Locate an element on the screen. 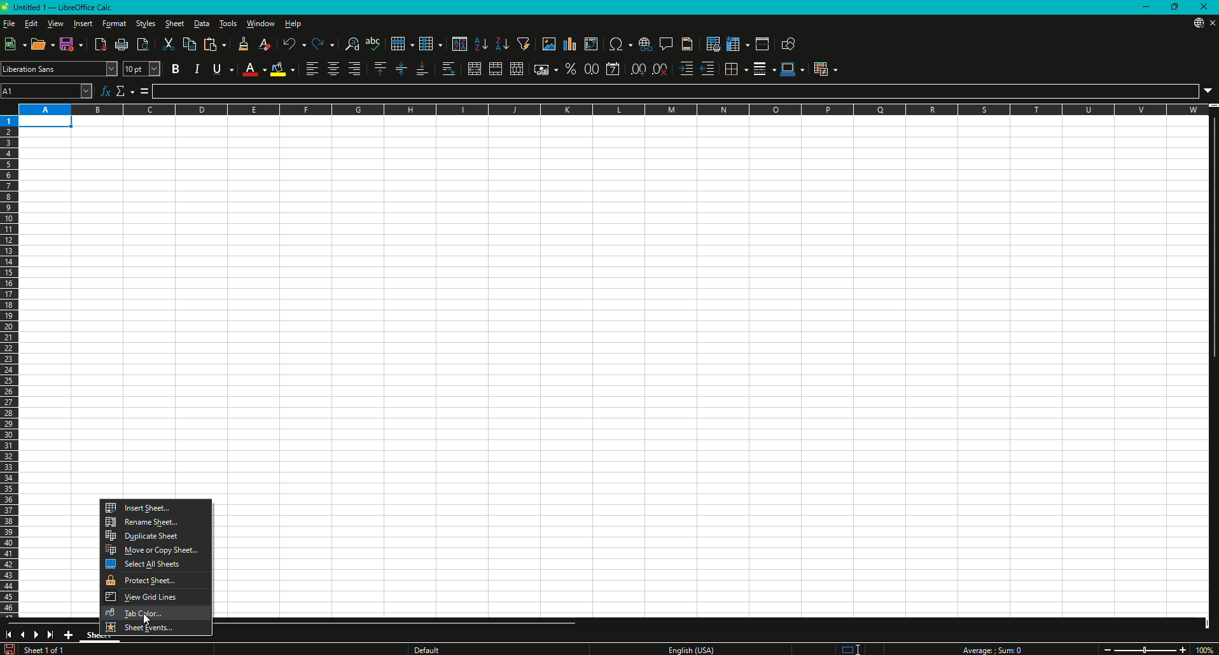 This screenshot has width=1219, height=655. Add New Sheet is located at coordinates (69, 635).